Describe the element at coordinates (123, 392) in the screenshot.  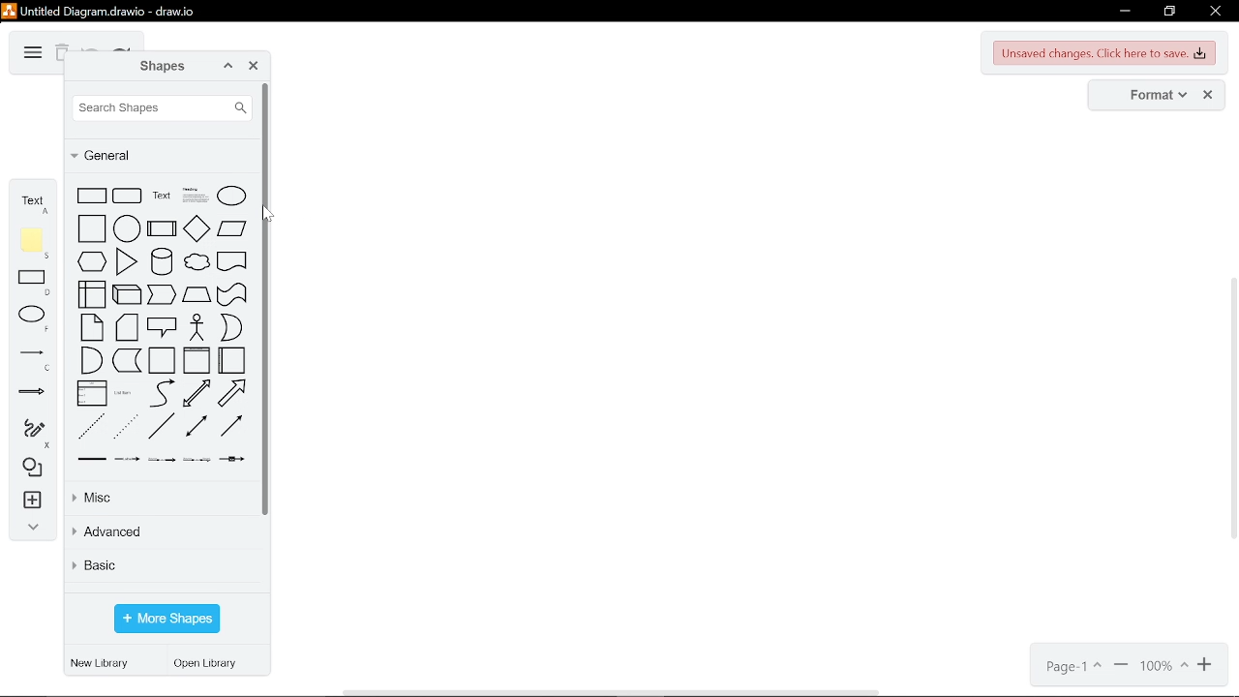
I see `list item` at that location.